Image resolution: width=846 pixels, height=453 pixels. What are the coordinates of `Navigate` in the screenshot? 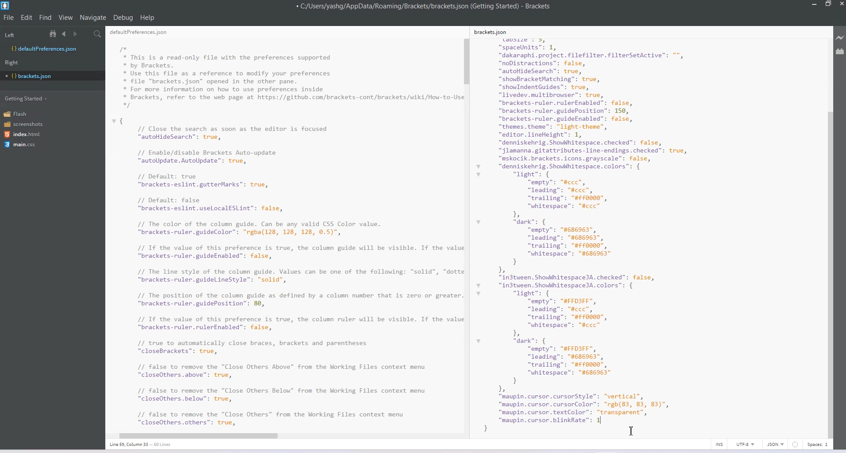 It's located at (94, 18).